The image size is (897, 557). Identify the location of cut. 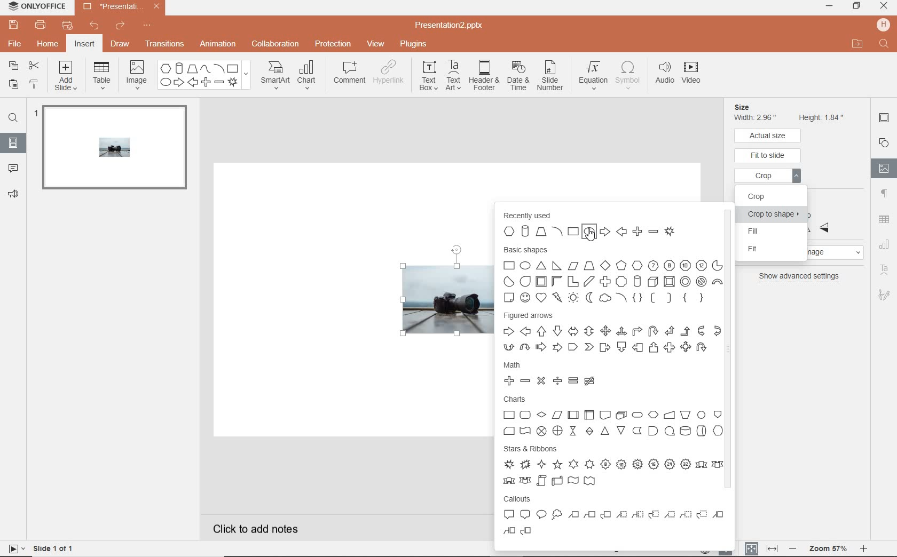
(35, 65).